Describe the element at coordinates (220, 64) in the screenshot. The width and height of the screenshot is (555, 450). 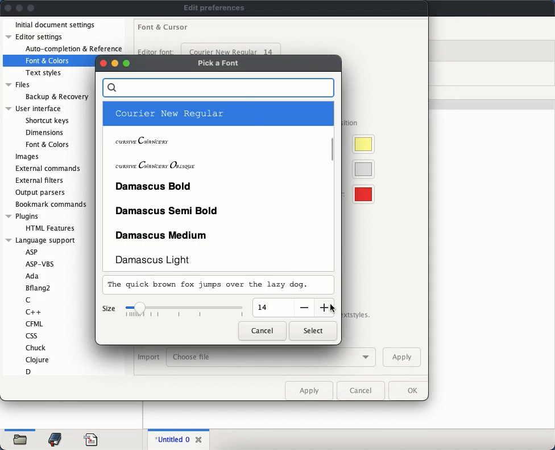
I see `pick a font` at that location.